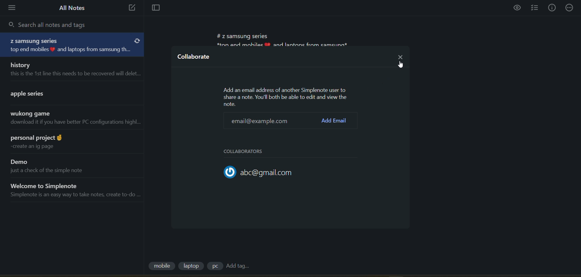 The image size is (581, 277). What do you see at coordinates (130, 8) in the screenshot?
I see `new note` at bounding box center [130, 8].